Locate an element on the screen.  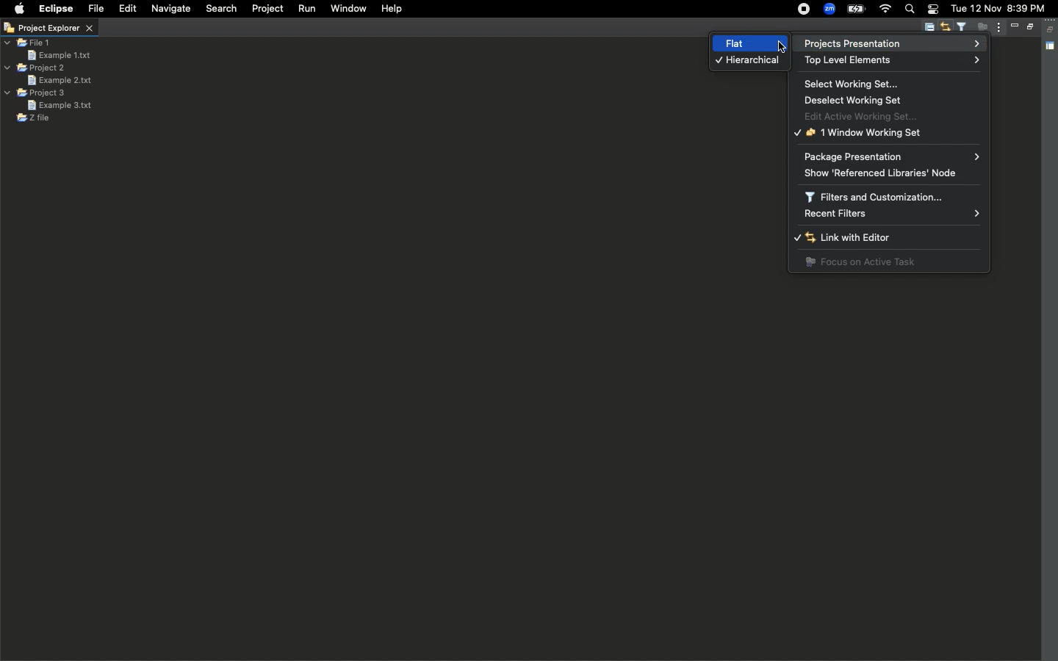
Example 3 text file is located at coordinates (60, 105).